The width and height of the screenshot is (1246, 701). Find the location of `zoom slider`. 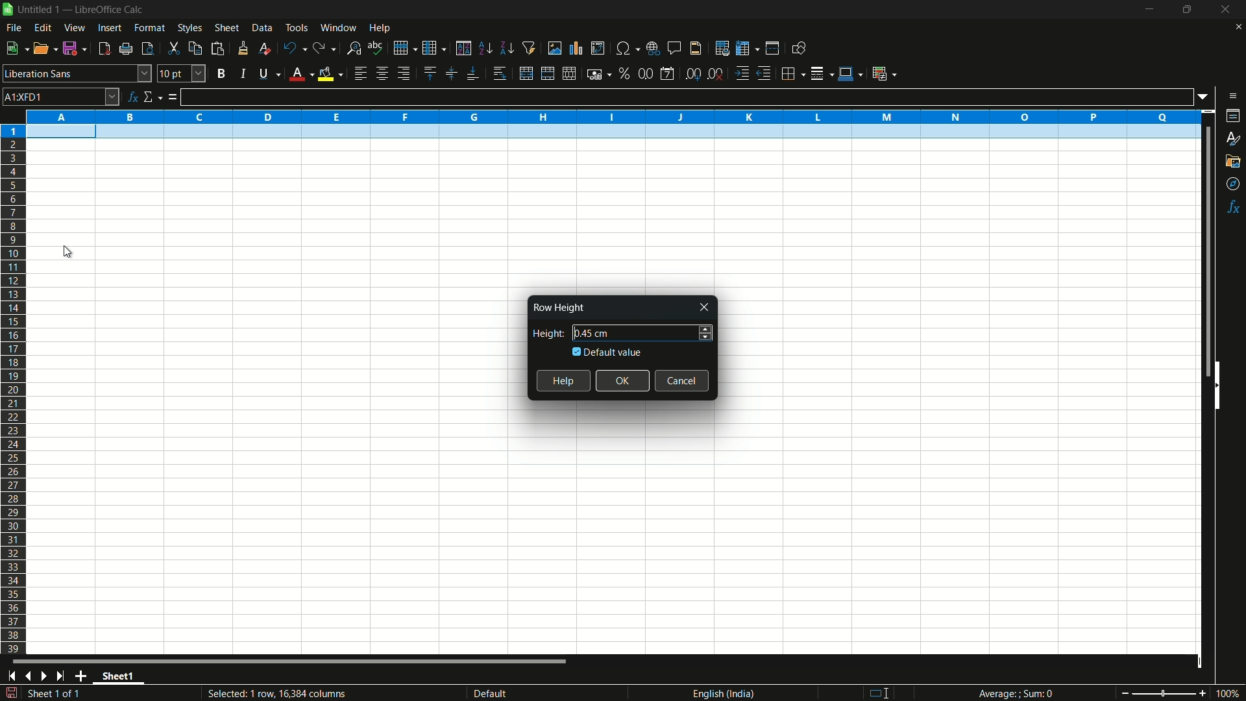

zoom slider is located at coordinates (1163, 693).